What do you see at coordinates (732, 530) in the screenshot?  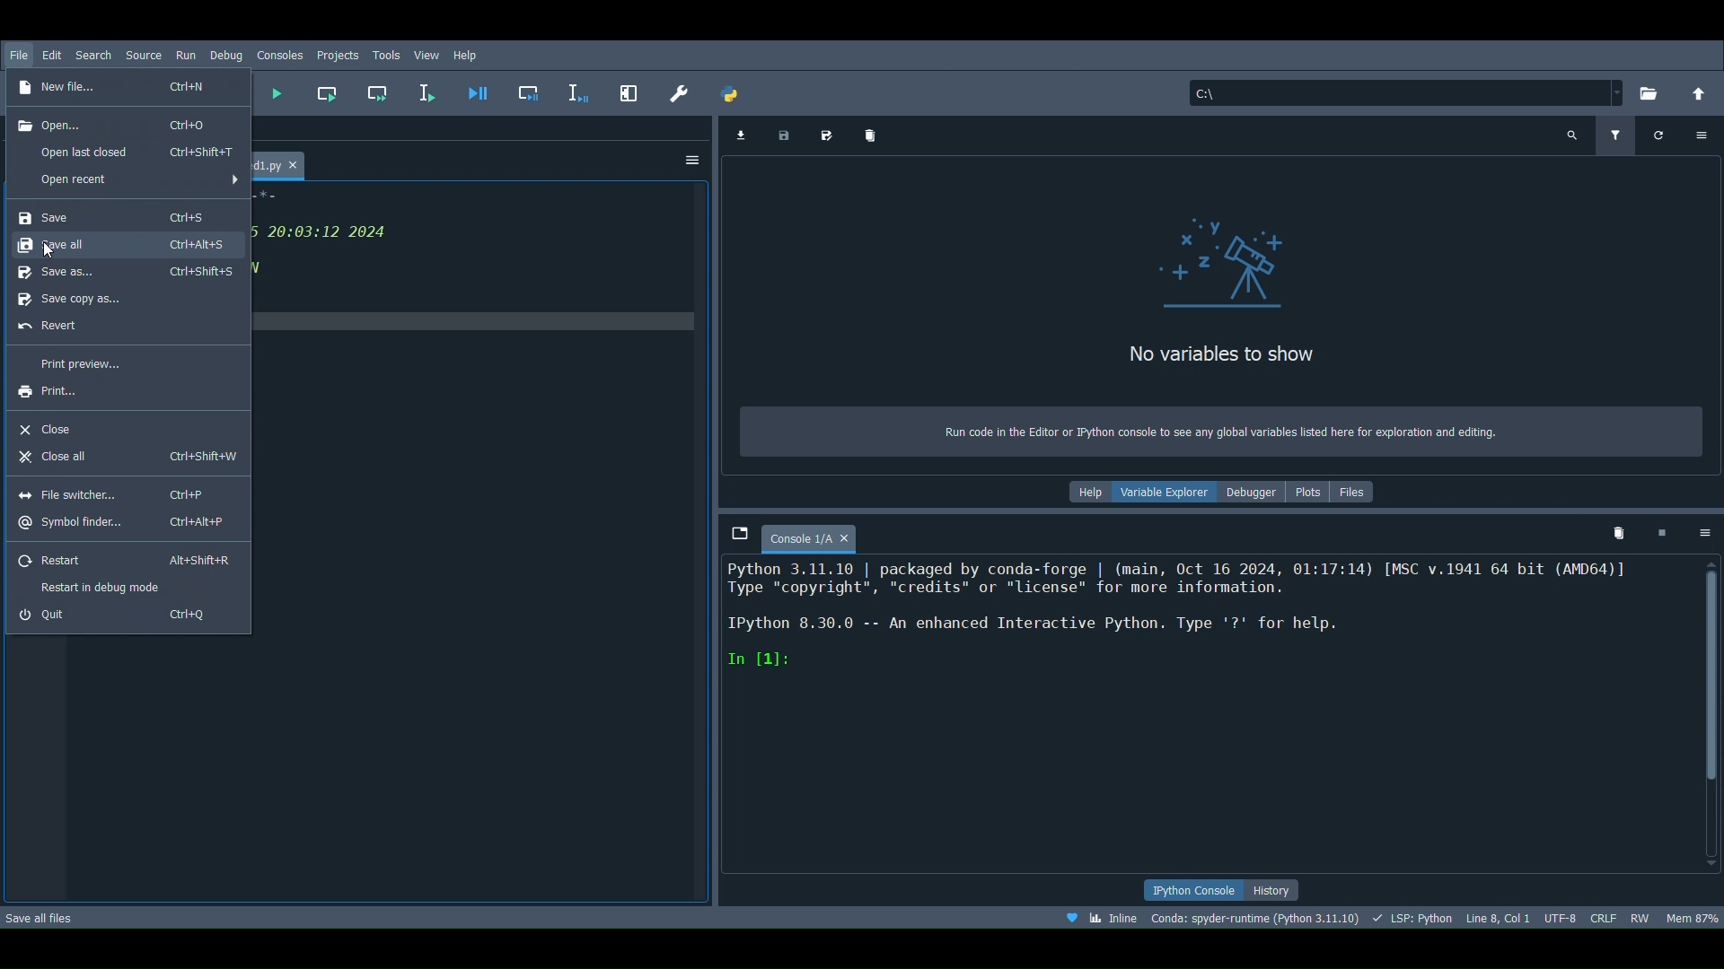 I see `Browse tabs` at bounding box center [732, 530].